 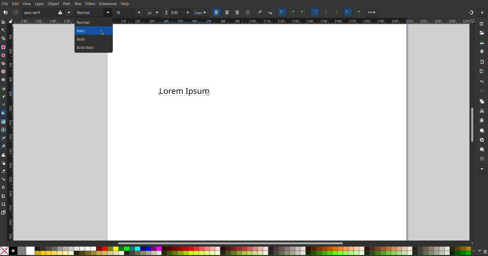 What do you see at coordinates (236, 250) in the screenshot?
I see `Colors` at bounding box center [236, 250].